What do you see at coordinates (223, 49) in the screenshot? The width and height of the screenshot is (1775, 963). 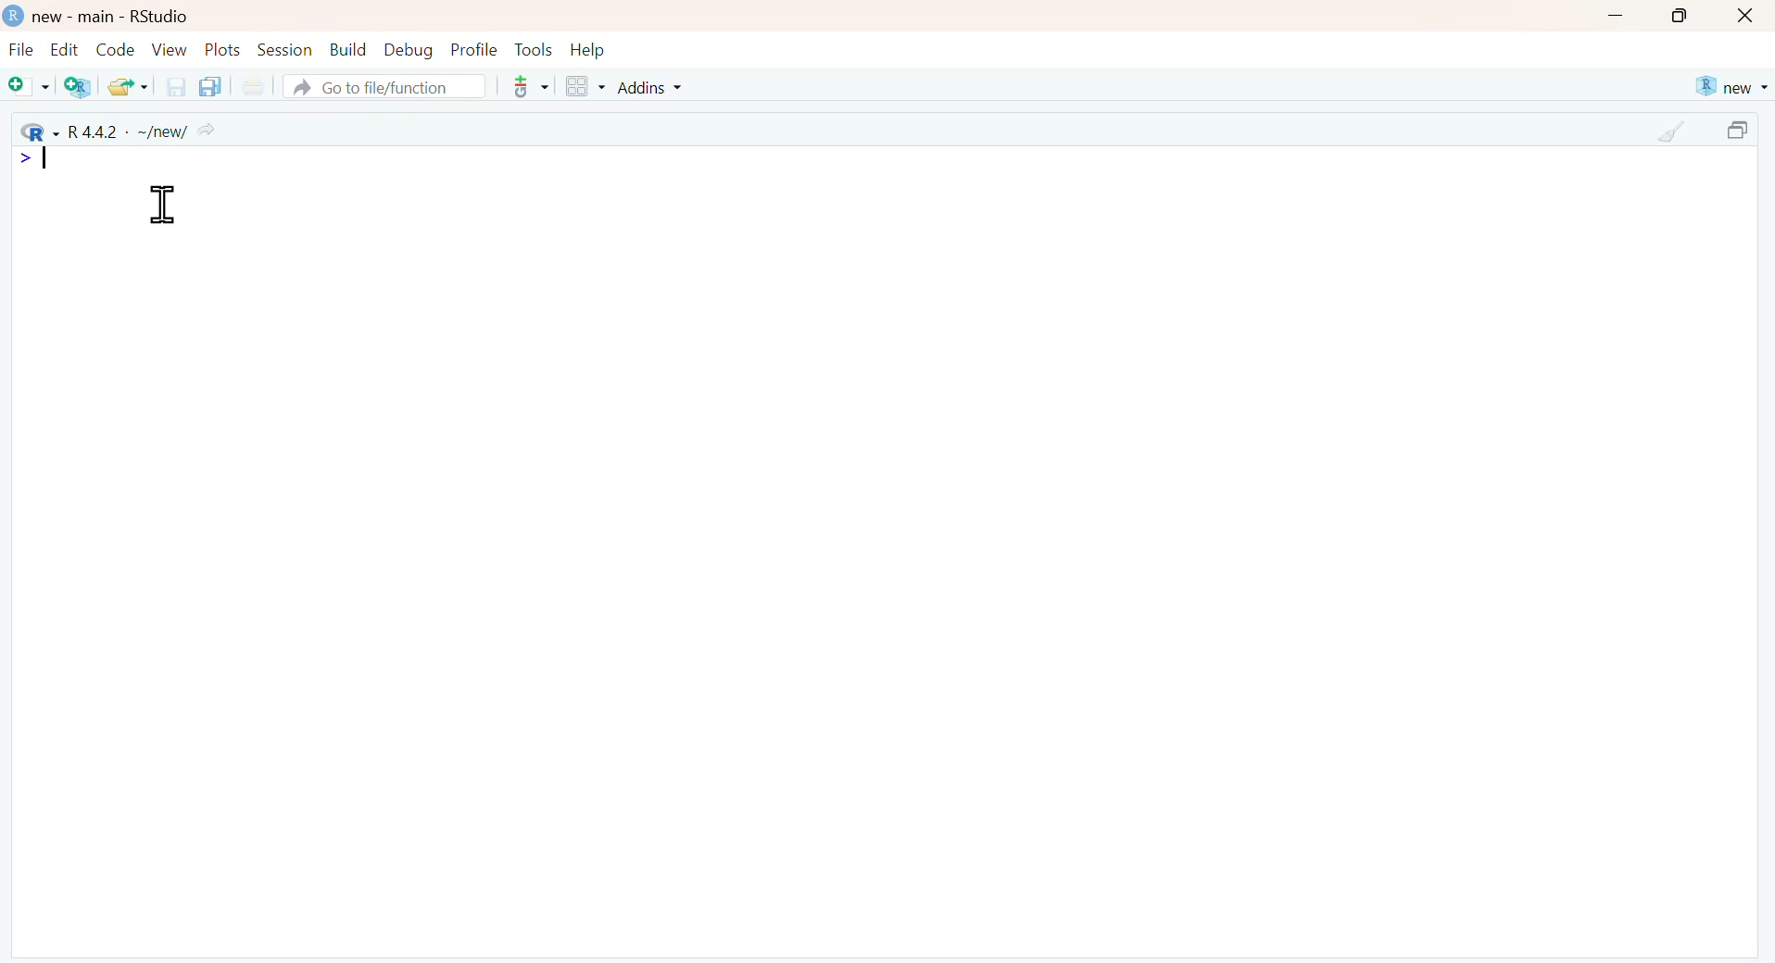 I see `Plots` at bounding box center [223, 49].